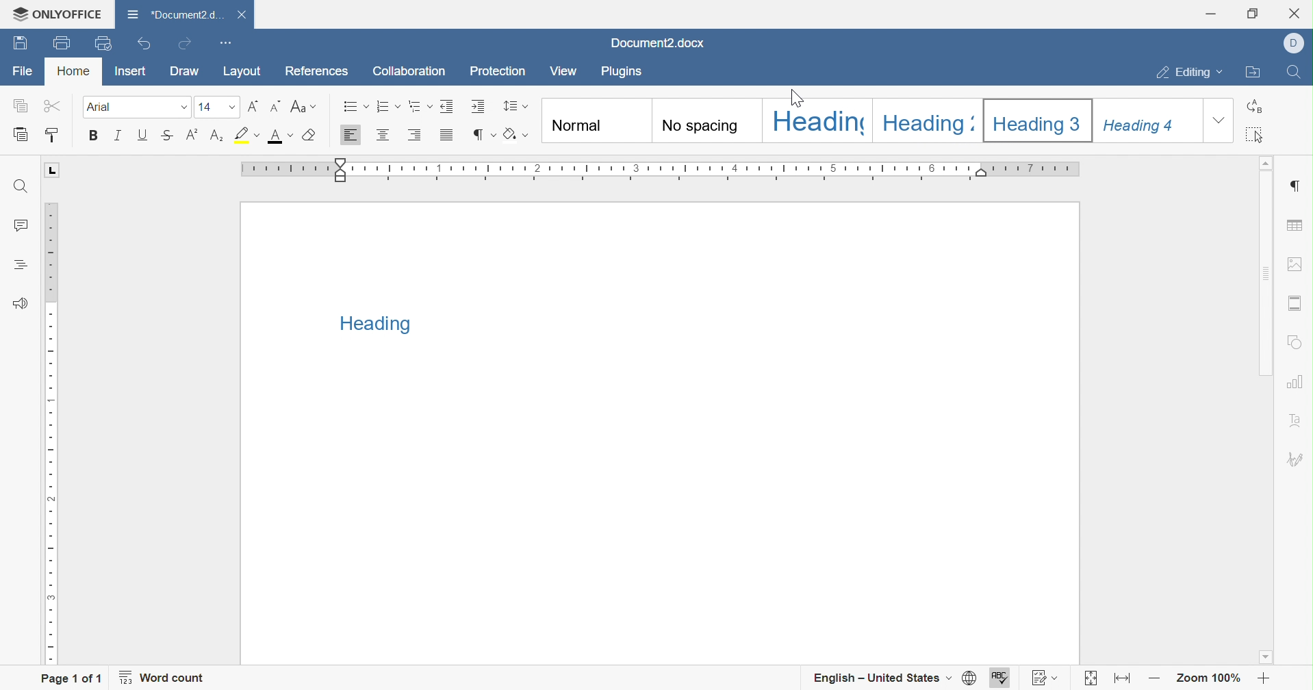  Describe the element at coordinates (1297, 225) in the screenshot. I see `Table settings` at that location.